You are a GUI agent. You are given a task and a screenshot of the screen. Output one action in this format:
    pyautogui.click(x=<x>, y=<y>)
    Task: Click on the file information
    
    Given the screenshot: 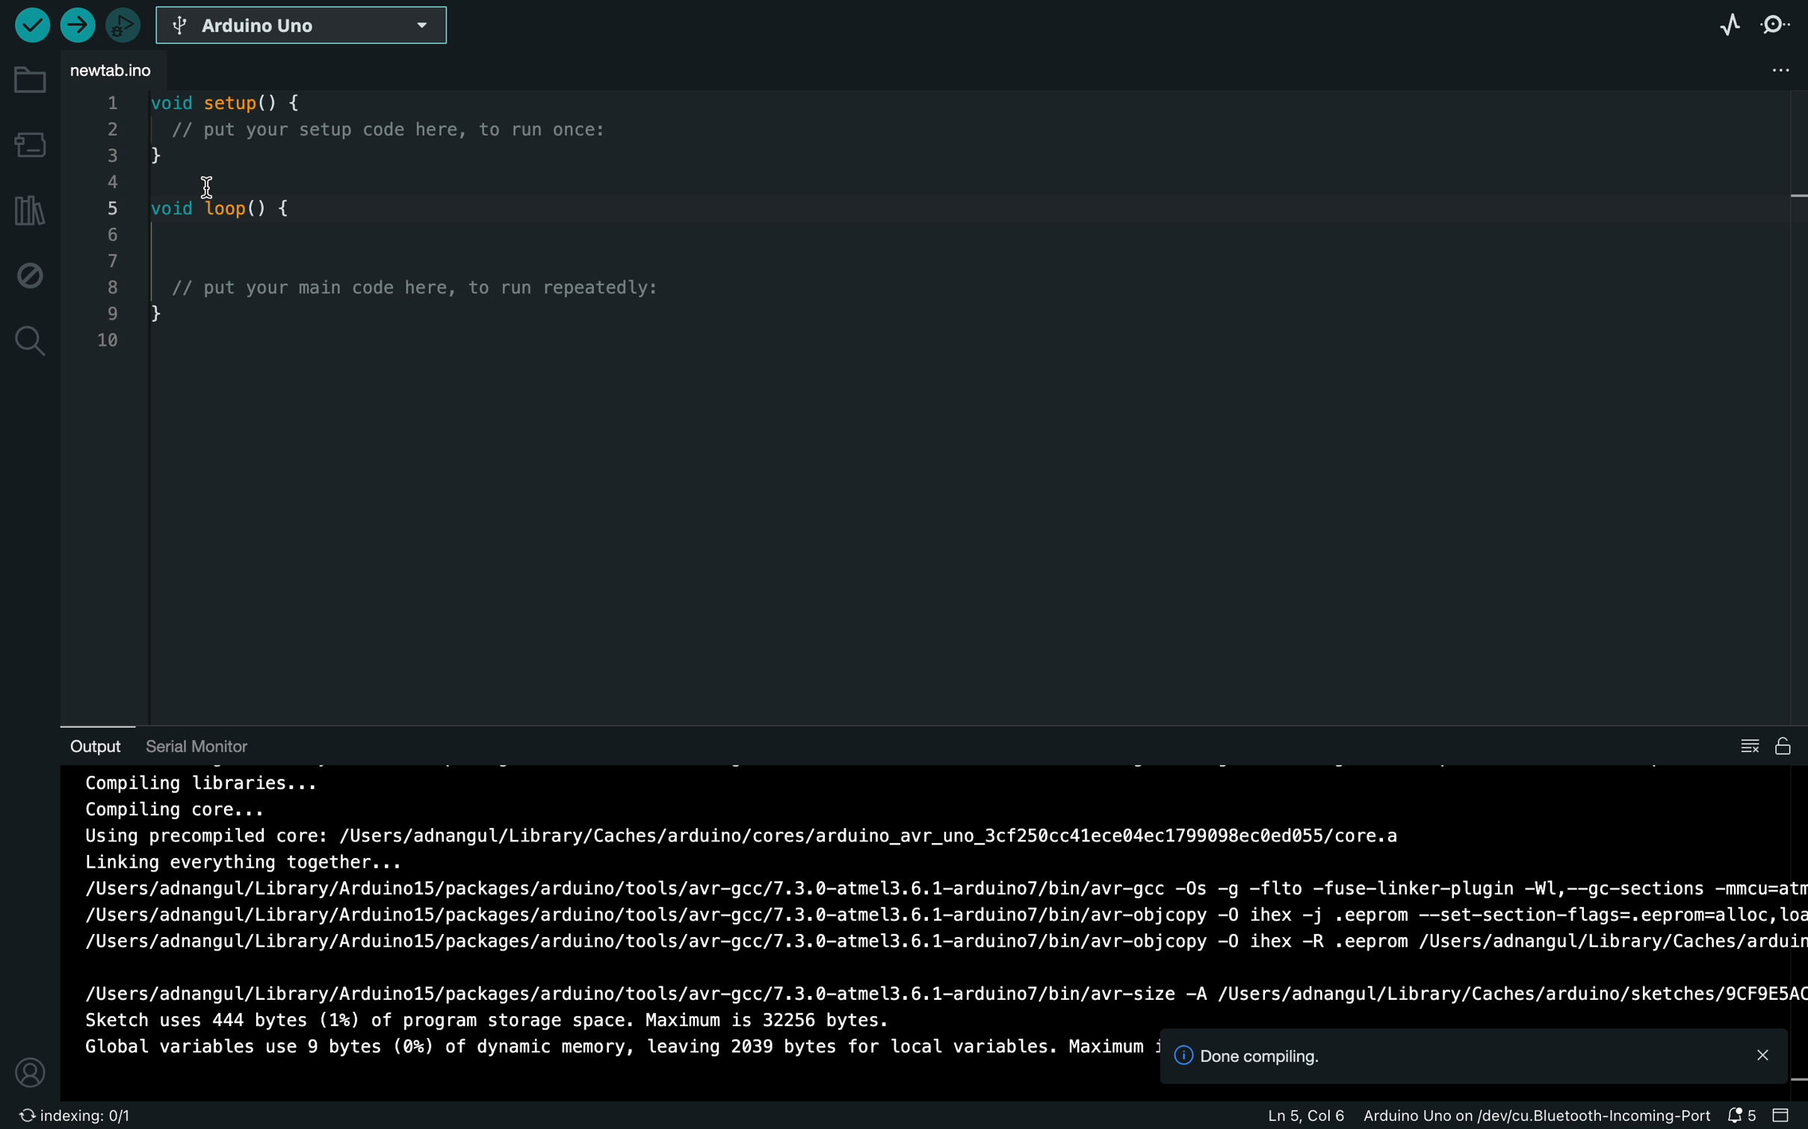 What is the action you would take?
    pyautogui.click(x=1437, y=1115)
    